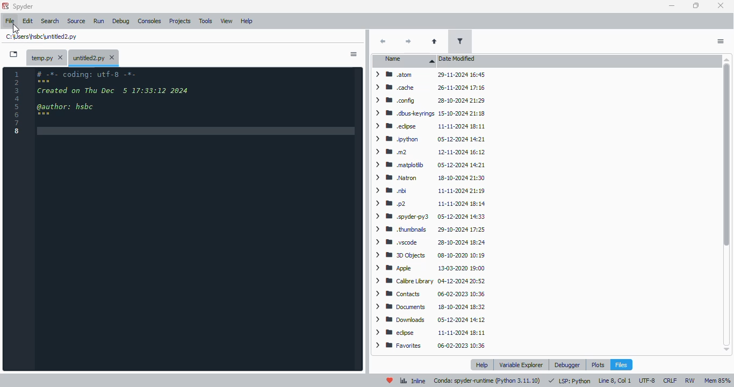 This screenshot has width=734, height=387. I want to click on variable explorer, so click(522, 364).